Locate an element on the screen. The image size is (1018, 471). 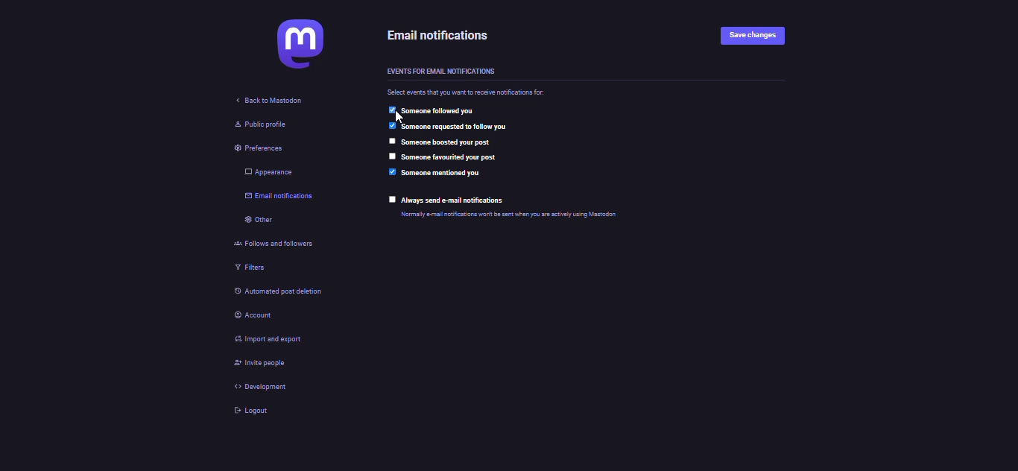
save changes is located at coordinates (750, 37).